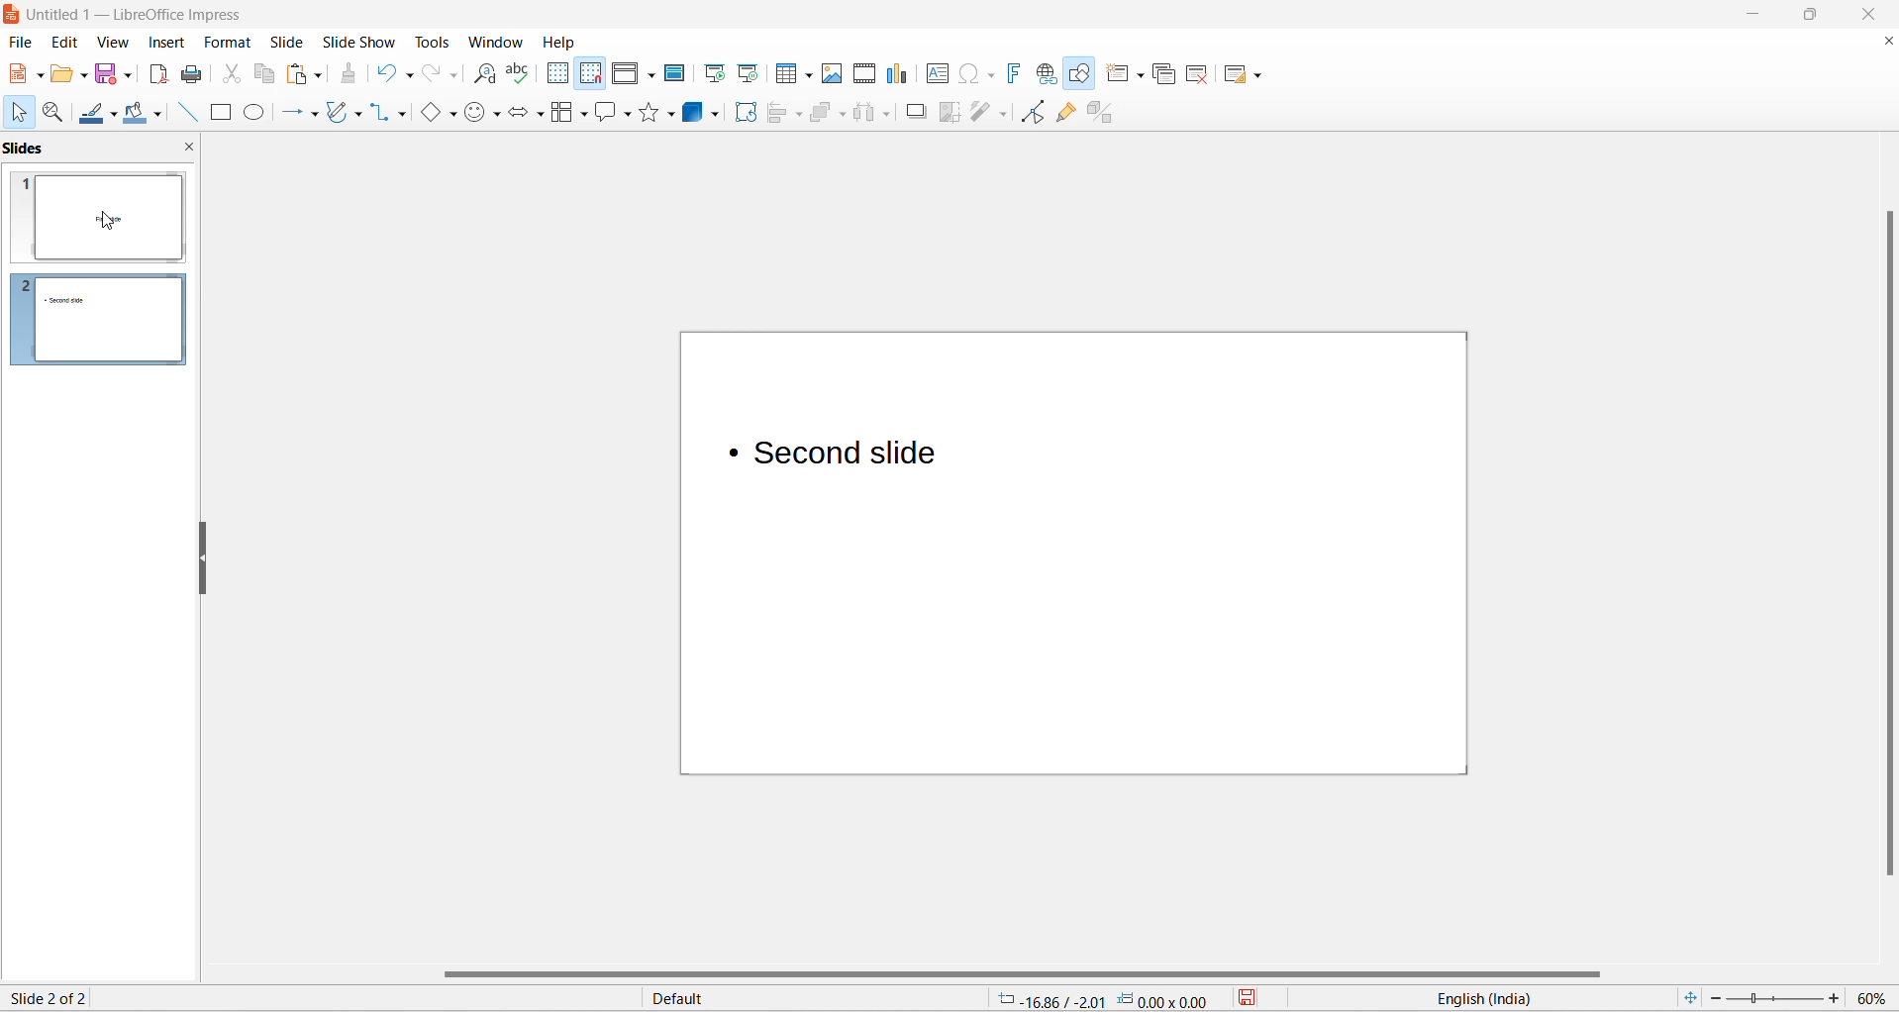 This screenshot has width=1899, height=1012. I want to click on new slide, so click(1118, 78).